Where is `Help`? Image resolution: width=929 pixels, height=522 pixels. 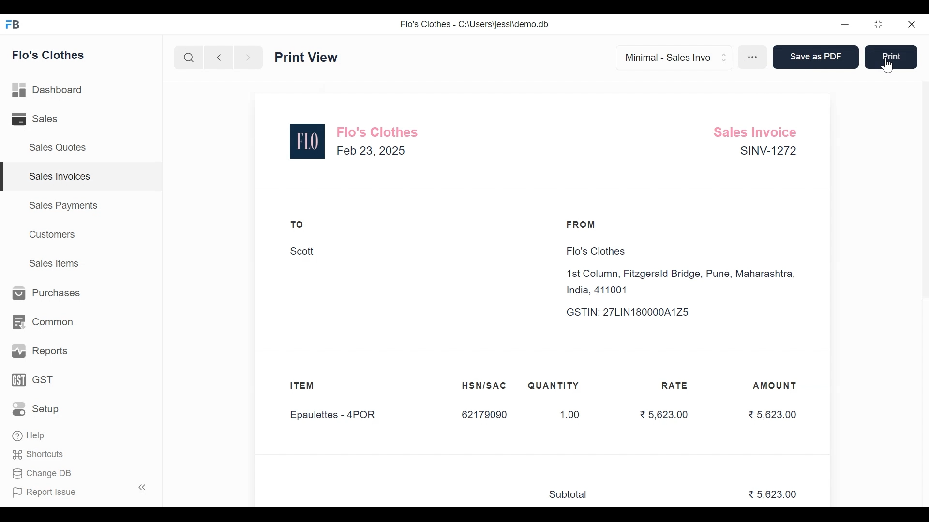 Help is located at coordinates (30, 437).